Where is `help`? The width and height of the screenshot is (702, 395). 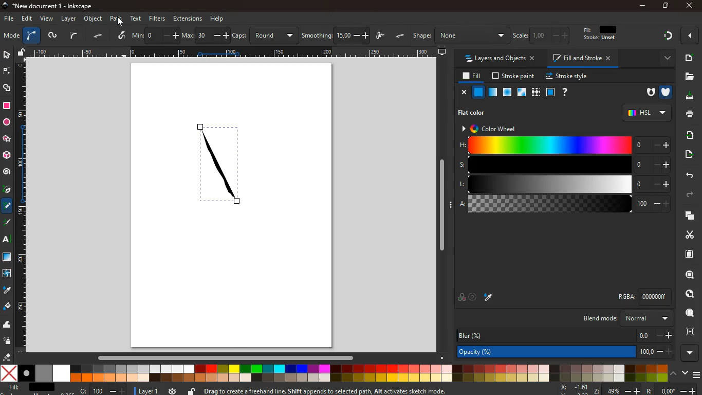
help is located at coordinates (217, 19).